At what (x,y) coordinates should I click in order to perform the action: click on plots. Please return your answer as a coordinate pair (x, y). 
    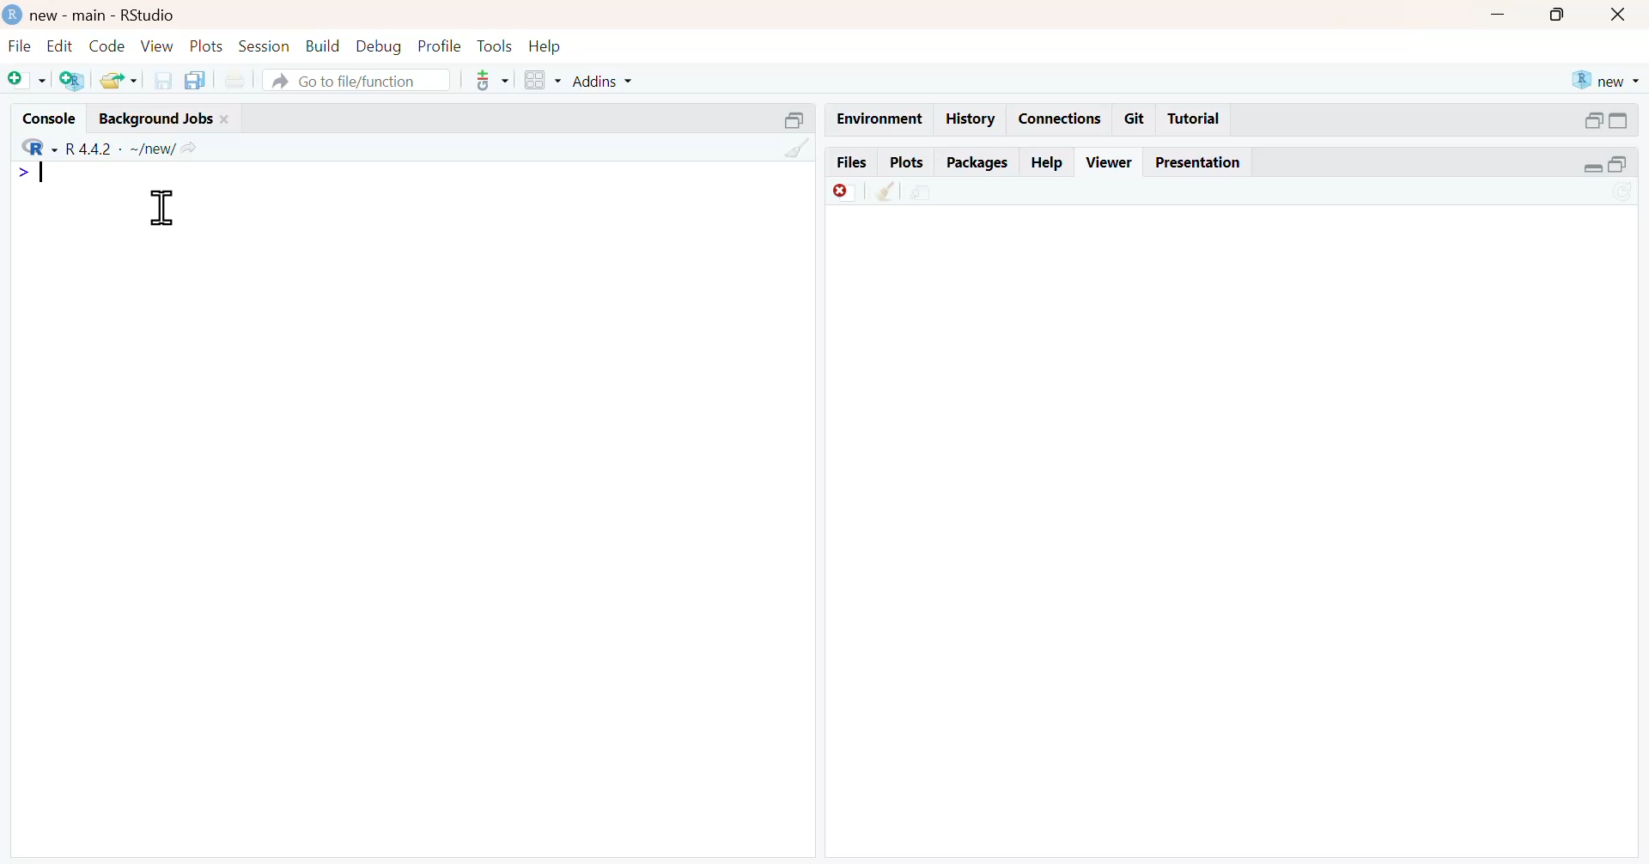
    Looking at the image, I should click on (209, 47).